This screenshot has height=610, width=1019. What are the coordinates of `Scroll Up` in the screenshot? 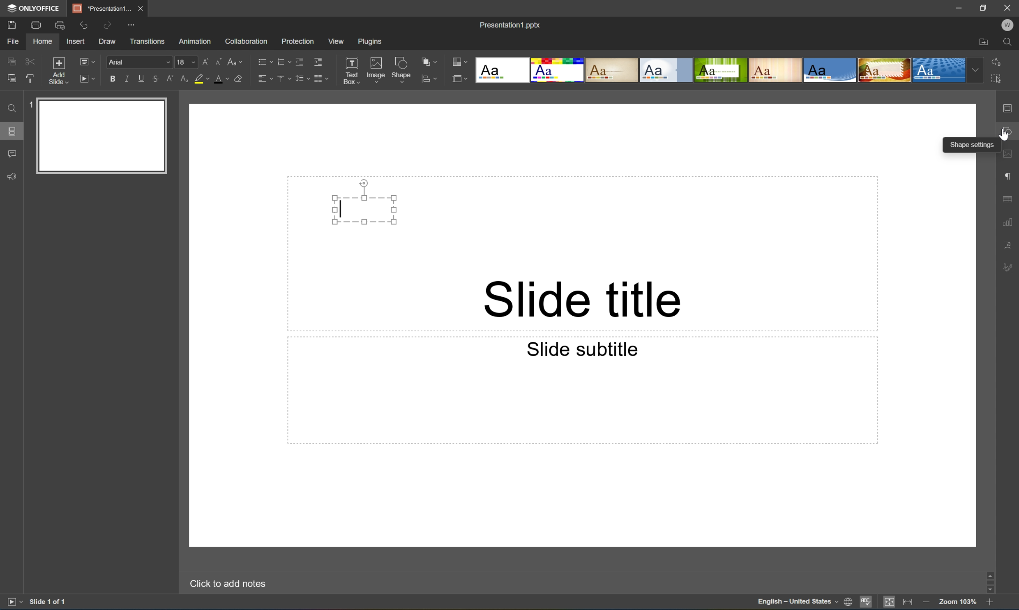 It's located at (989, 571).